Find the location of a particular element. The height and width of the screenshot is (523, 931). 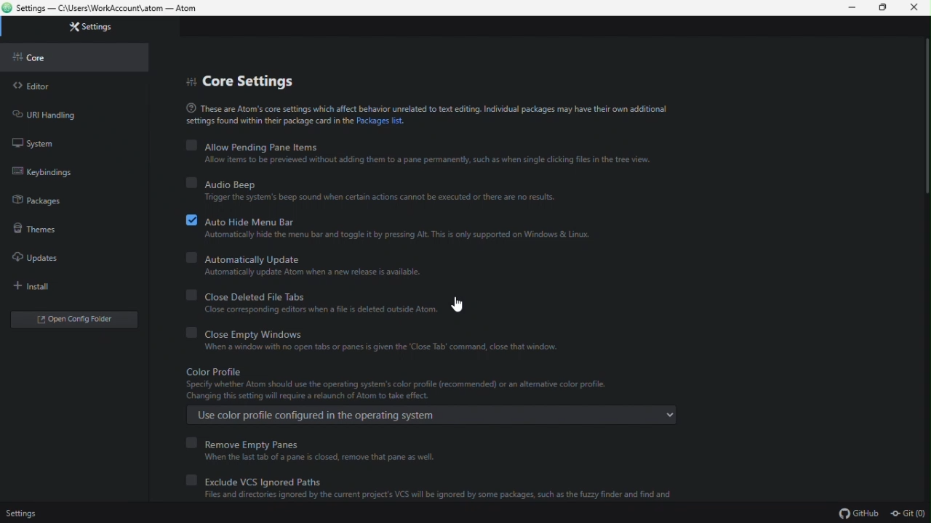

Auto hide menu bar is located at coordinates (238, 219).